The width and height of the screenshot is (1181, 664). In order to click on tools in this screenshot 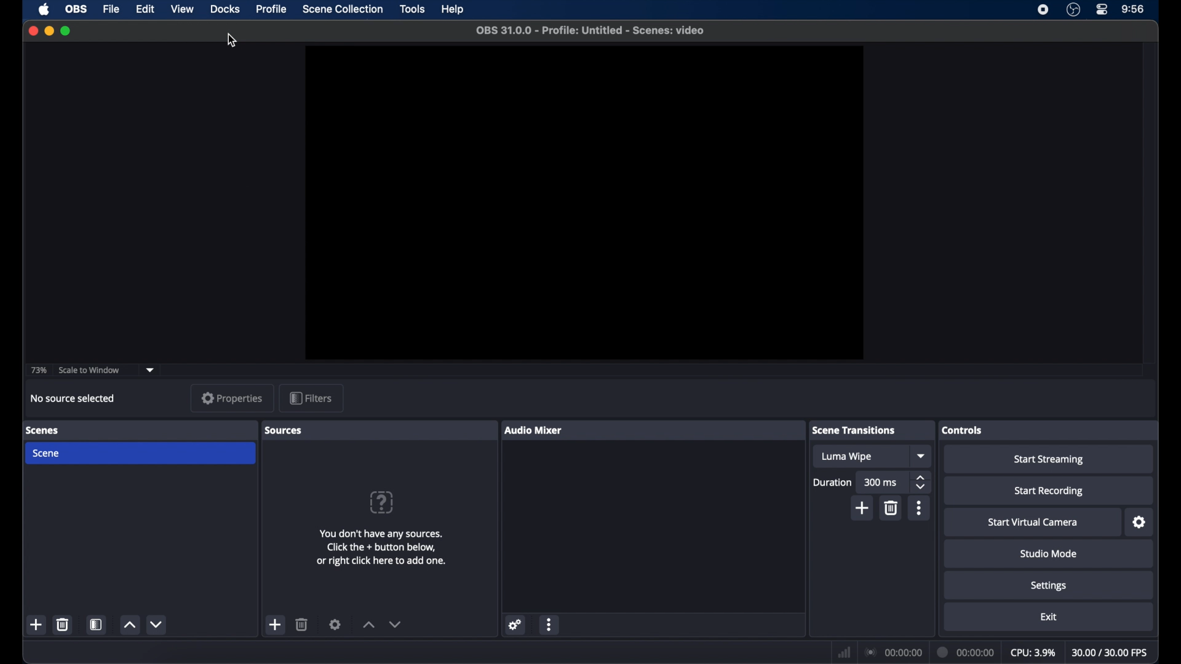, I will do `click(413, 9)`.